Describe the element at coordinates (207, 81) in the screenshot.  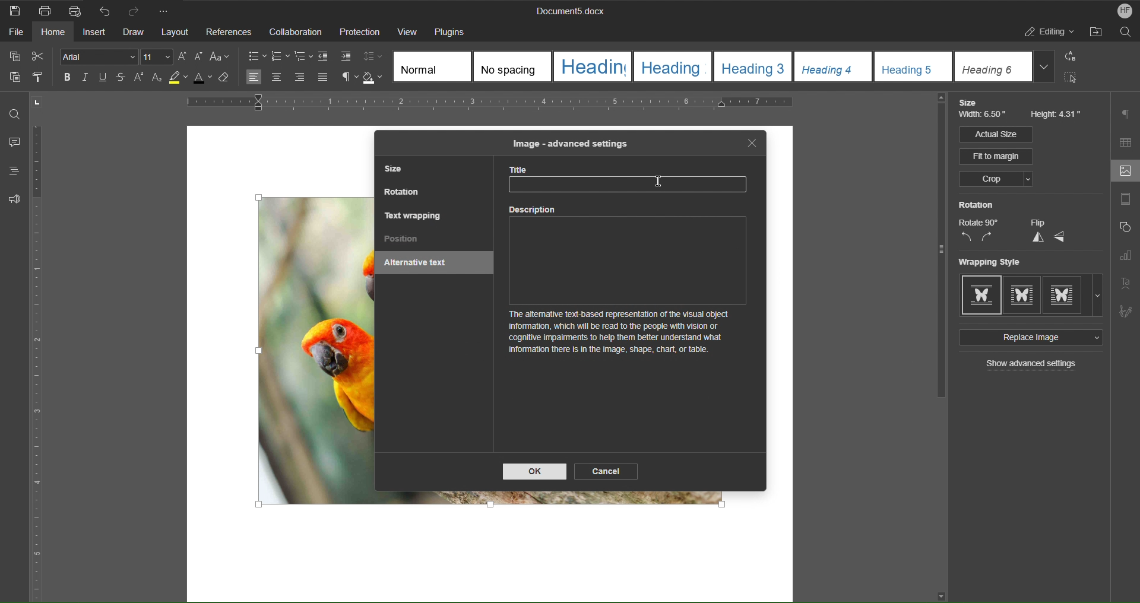
I see `Text Color` at that location.